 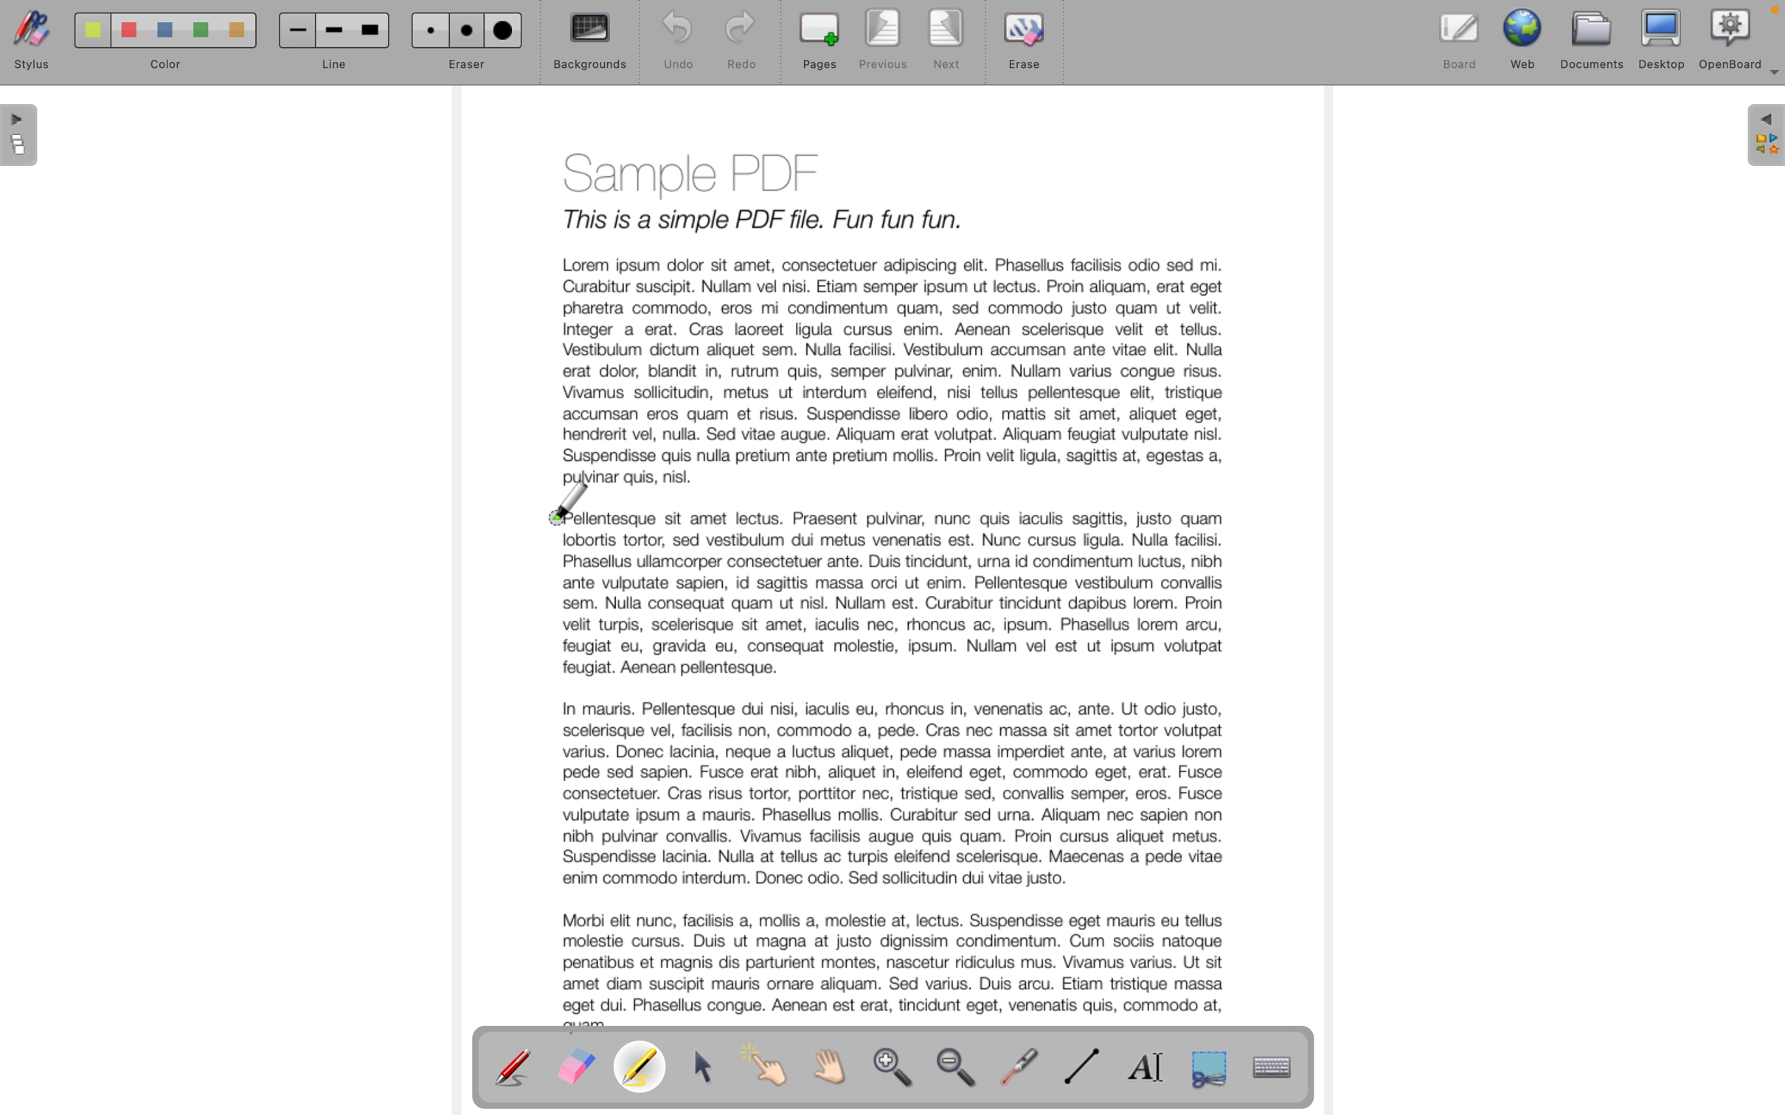 What do you see at coordinates (644, 1069) in the screenshot?
I see `highligth` at bounding box center [644, 1069].